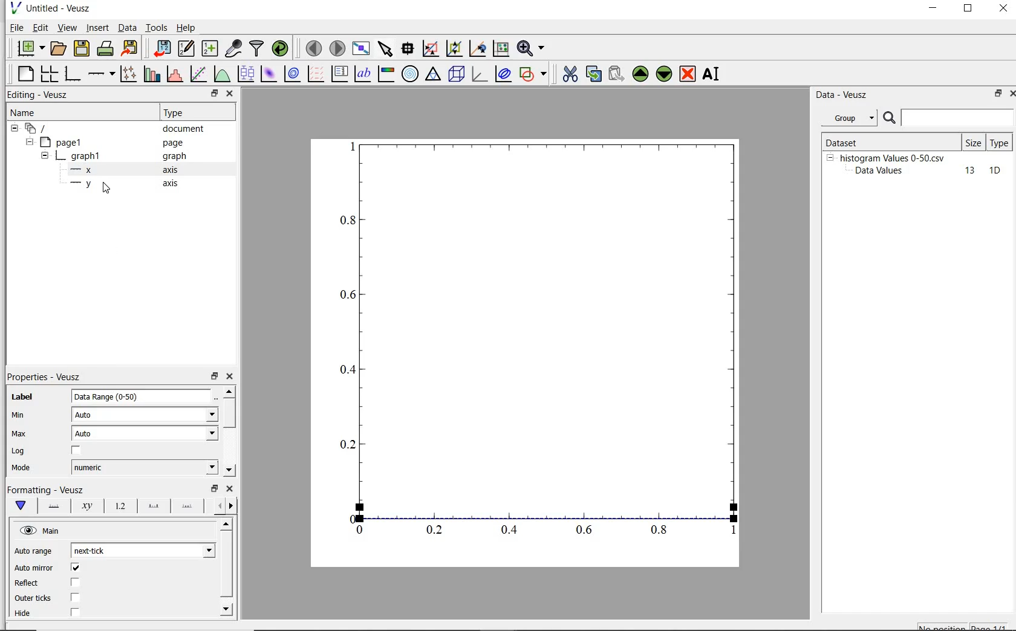  Describe the element at coordinates (51, 72) in the screenshot. I see `arrange graphs in a grid ` at that location.